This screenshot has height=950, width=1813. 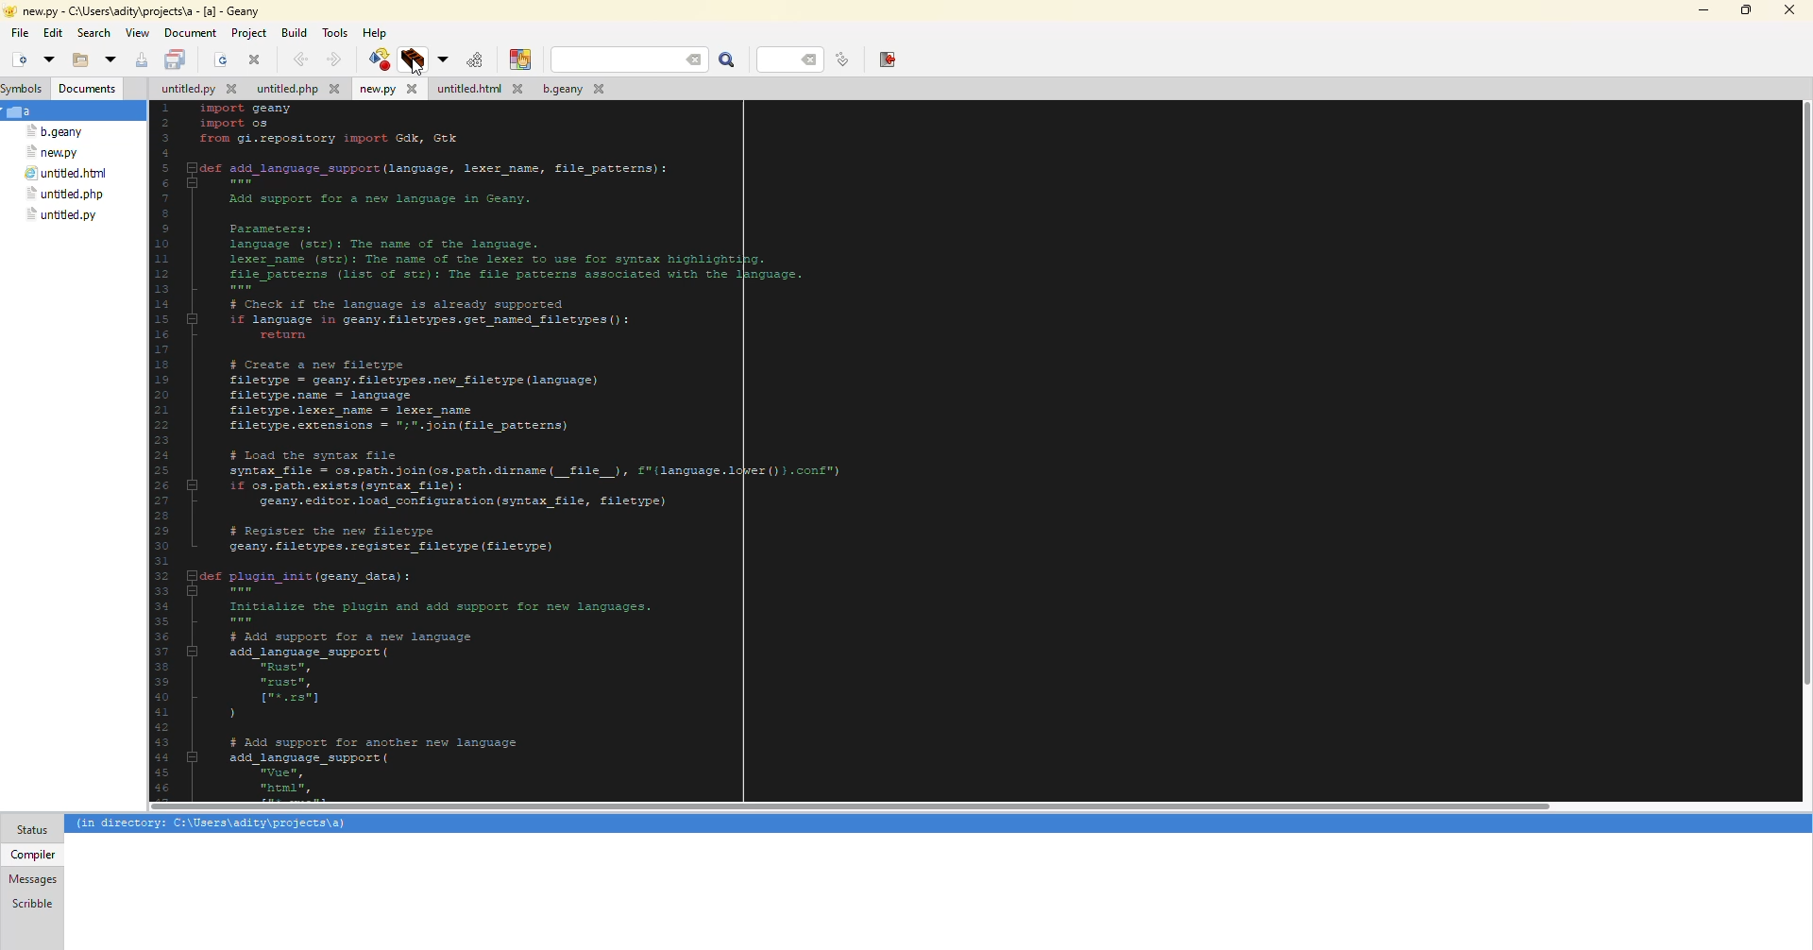 What do you see at coordinates (139, 61) in the screenshot?
I see `save` at bounding box center [139, 61].